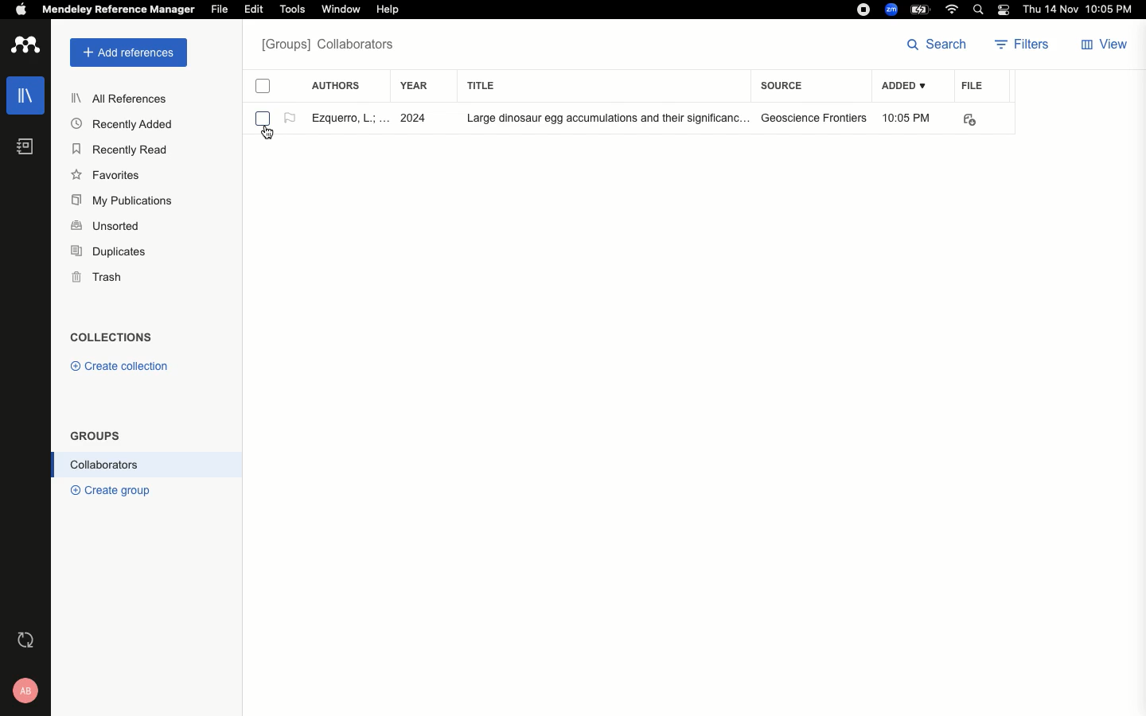 The width and height of the screenshot is (1146, 716). I want to click on Checkbox, so click(263, 89).